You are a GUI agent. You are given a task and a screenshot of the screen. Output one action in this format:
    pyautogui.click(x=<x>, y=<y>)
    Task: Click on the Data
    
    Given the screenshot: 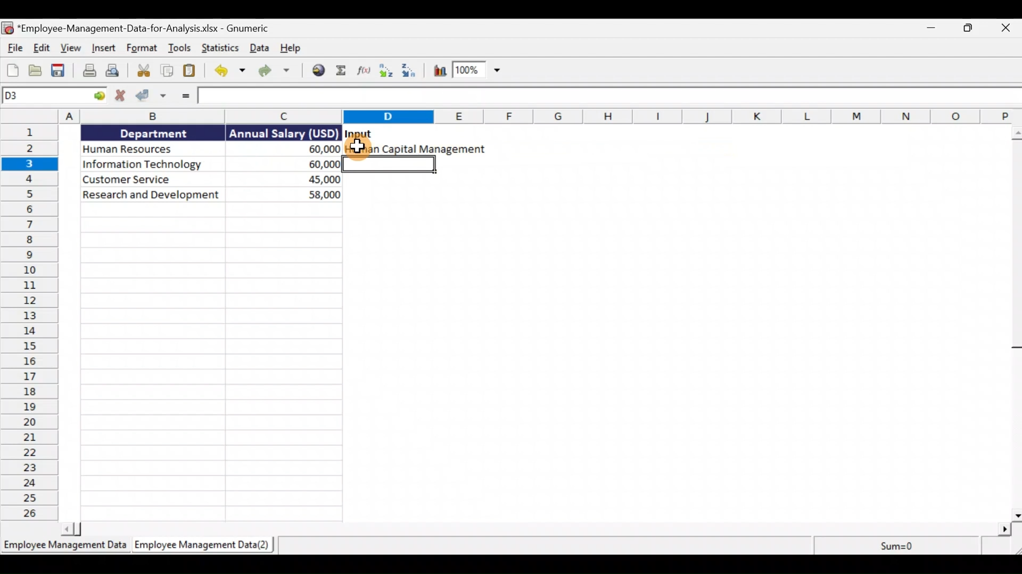 What is the action you would take?
    pyautogui.click(x=261, y=49)
    